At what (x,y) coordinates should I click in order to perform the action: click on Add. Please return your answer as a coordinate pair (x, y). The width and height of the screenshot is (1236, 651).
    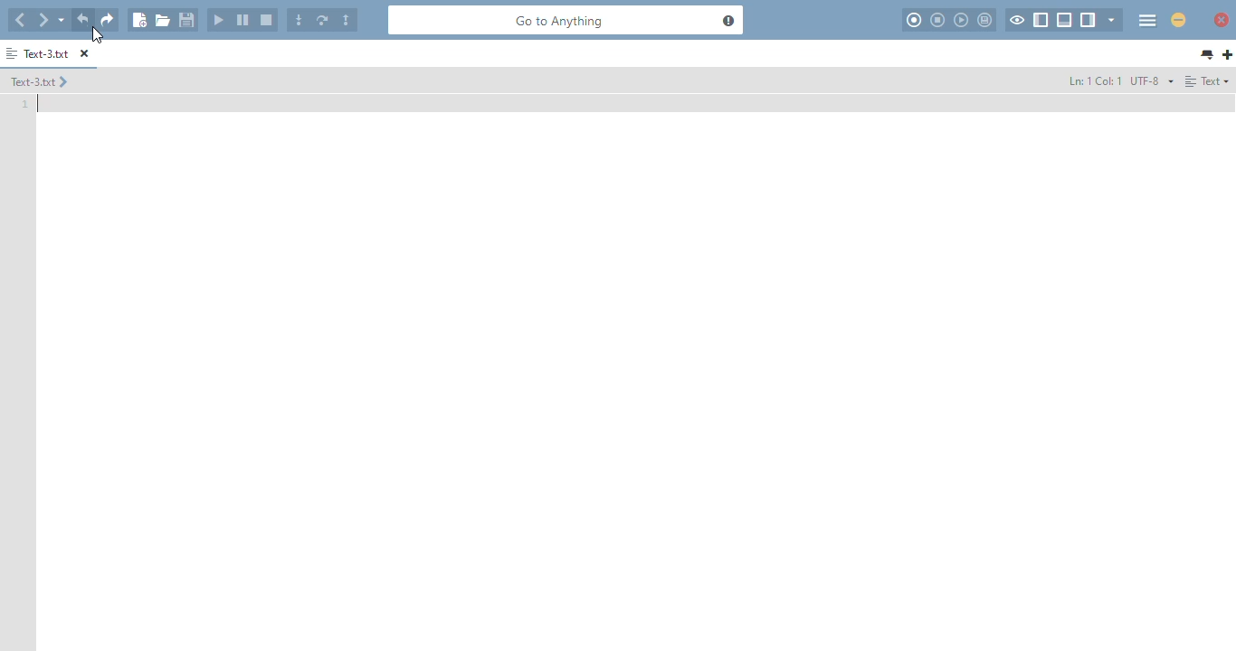
    Looking at the image, I should click on (1228, 55).